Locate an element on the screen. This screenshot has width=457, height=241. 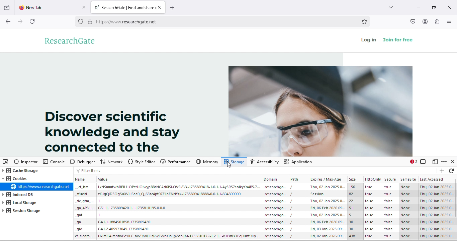
/ is located at coordinates (292, 237).